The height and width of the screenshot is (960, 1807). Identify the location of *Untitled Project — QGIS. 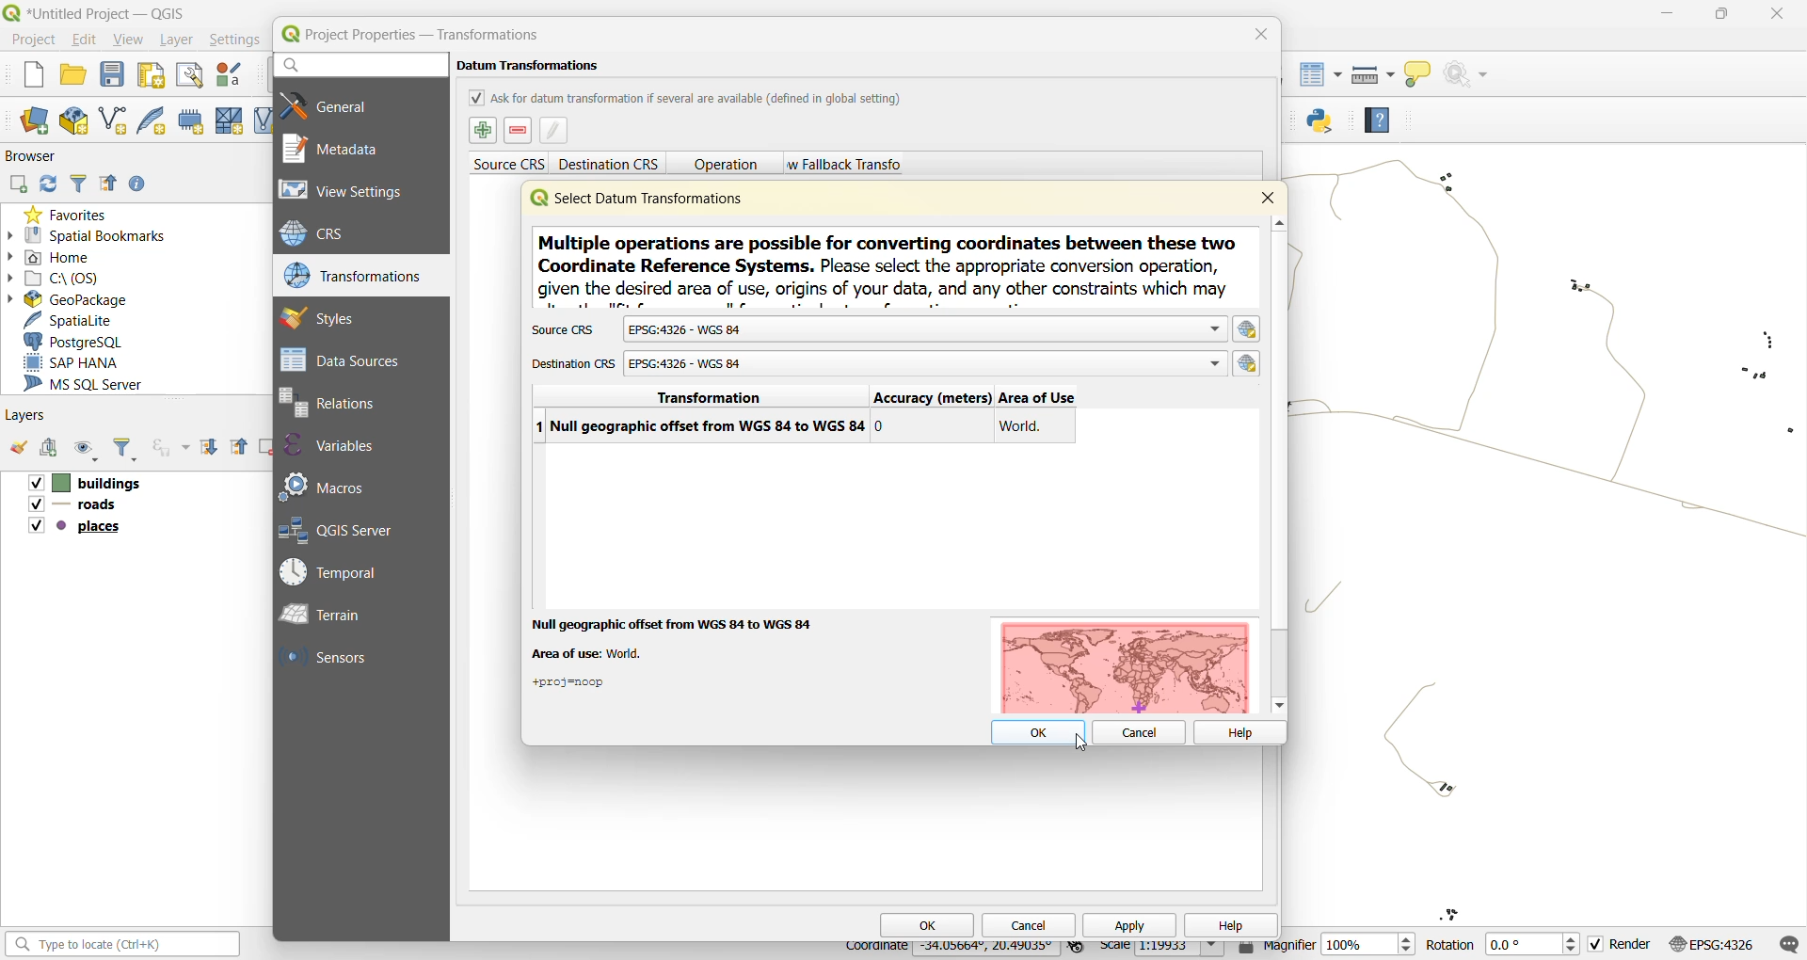
(112, 13).